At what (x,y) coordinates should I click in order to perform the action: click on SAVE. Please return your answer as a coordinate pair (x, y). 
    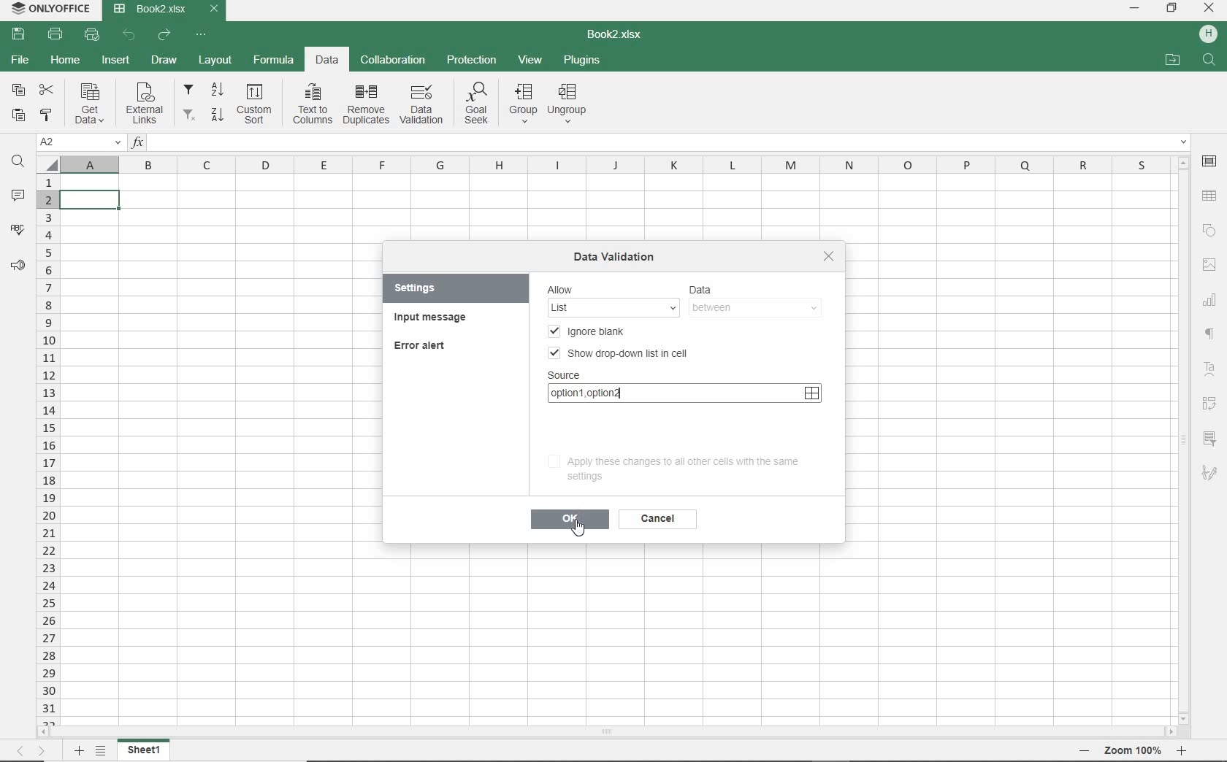
    Looking at the image, I should click on (17, 34).